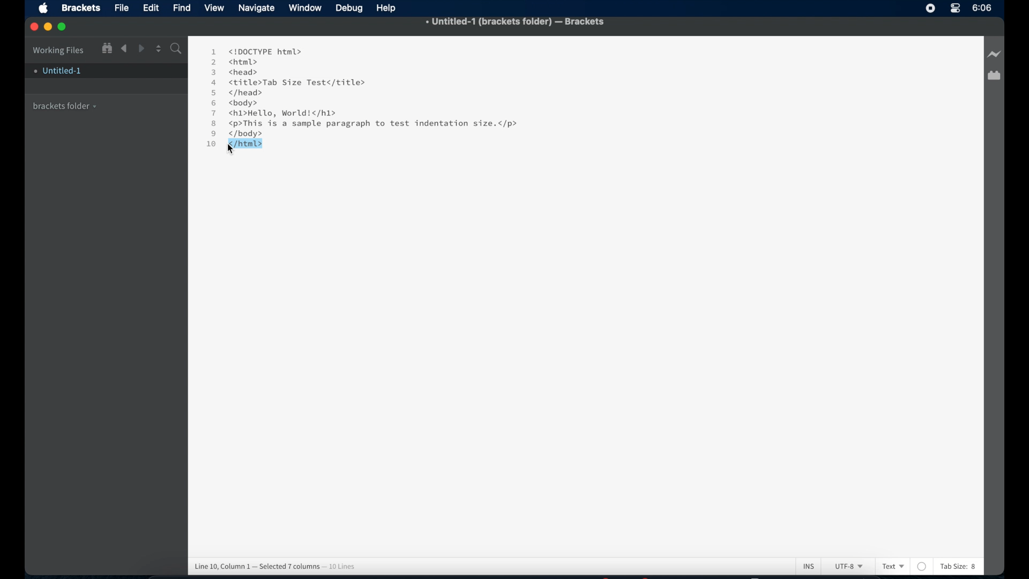 This screenshot has width=1029, height=579. What do you see at coordinates (367, 124) in the screenshot?
I see `8 <p>This is a sample paragraph to test indentation size.</p>` at bounding box center [367, 124].